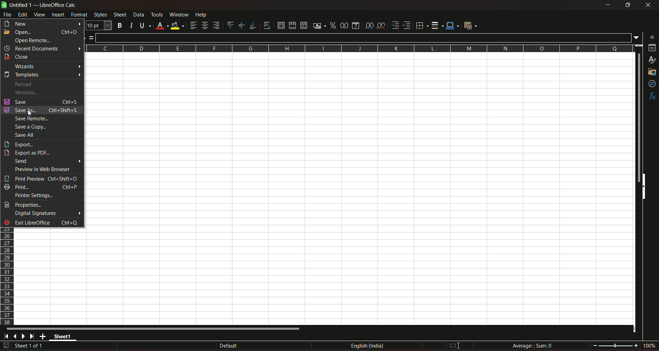 The image size is (659, 351). Describe the element at coordinates (453, 26) in the screenshot. I see `border color` at that location.